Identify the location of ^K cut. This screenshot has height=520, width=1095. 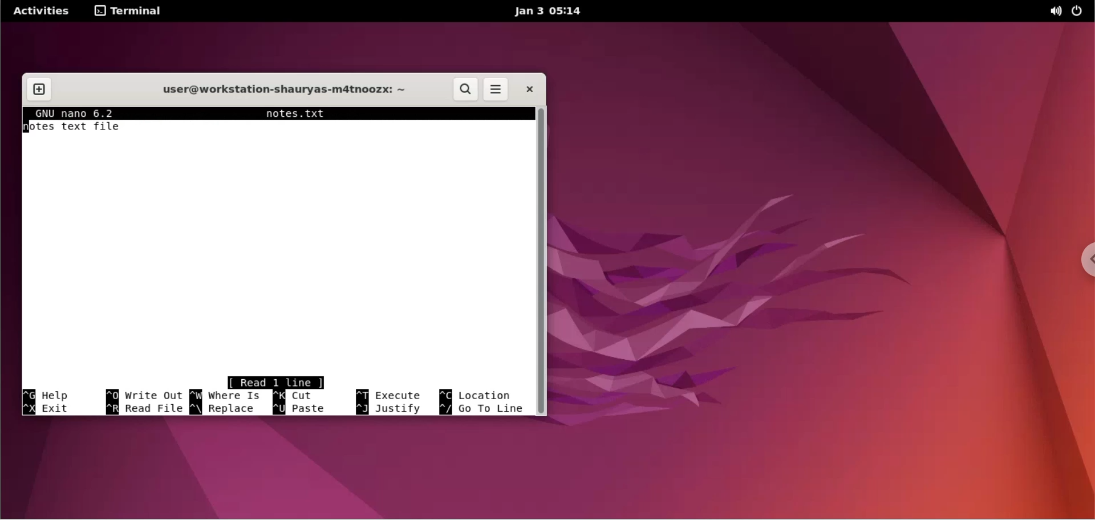
(312, 395).